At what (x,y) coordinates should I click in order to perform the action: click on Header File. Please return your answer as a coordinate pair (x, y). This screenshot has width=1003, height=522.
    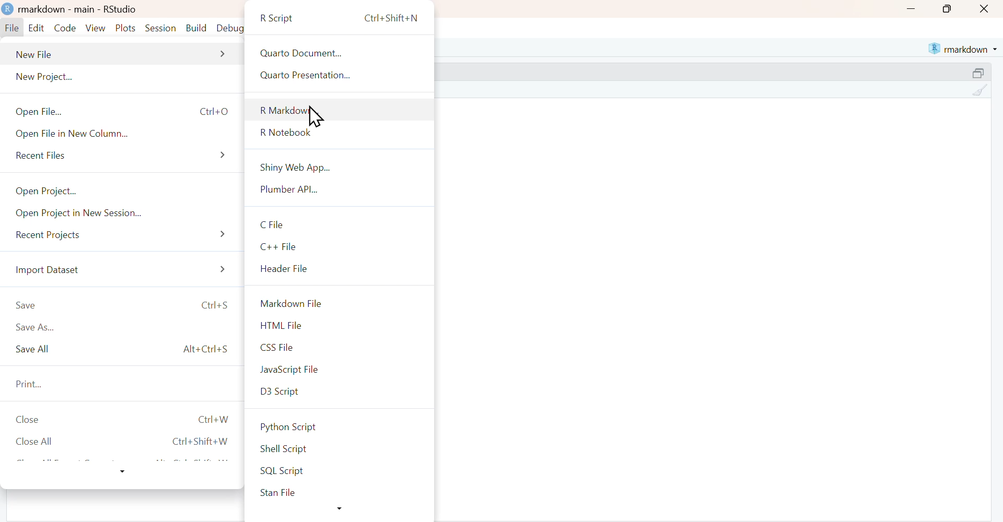
    Looking at the image, I should click on (337, 268).